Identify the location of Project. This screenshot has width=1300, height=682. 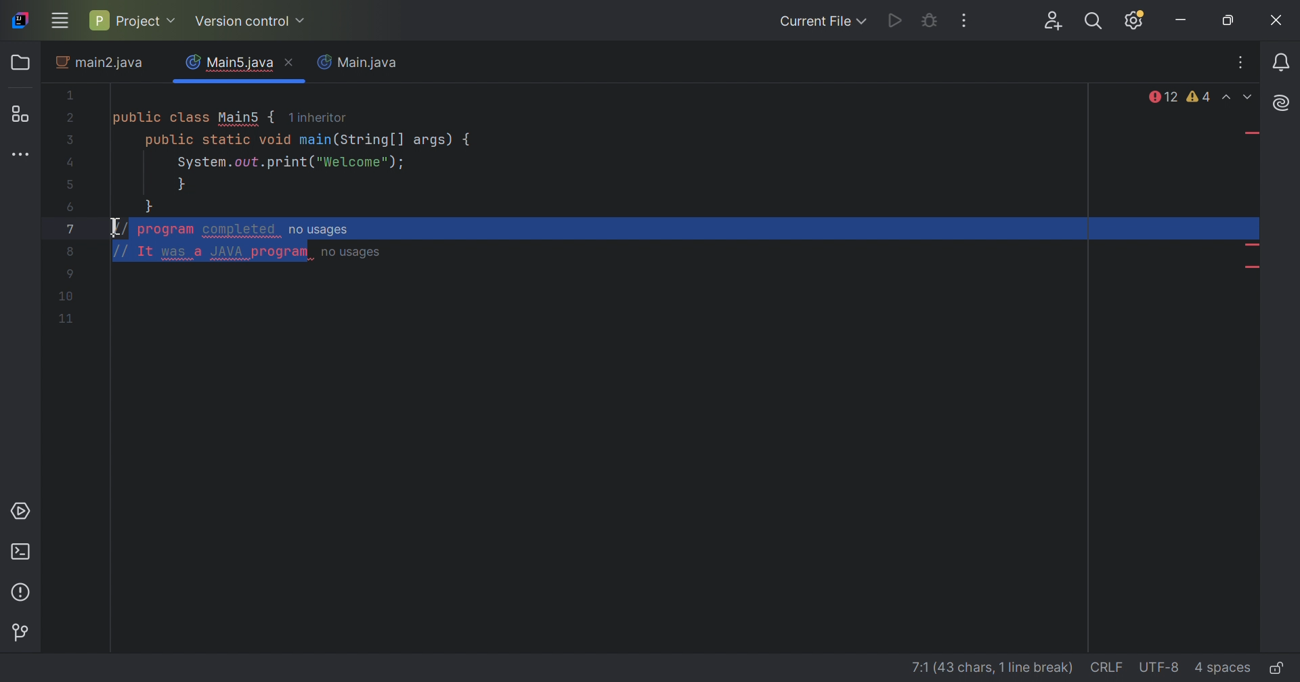
(134, 18).